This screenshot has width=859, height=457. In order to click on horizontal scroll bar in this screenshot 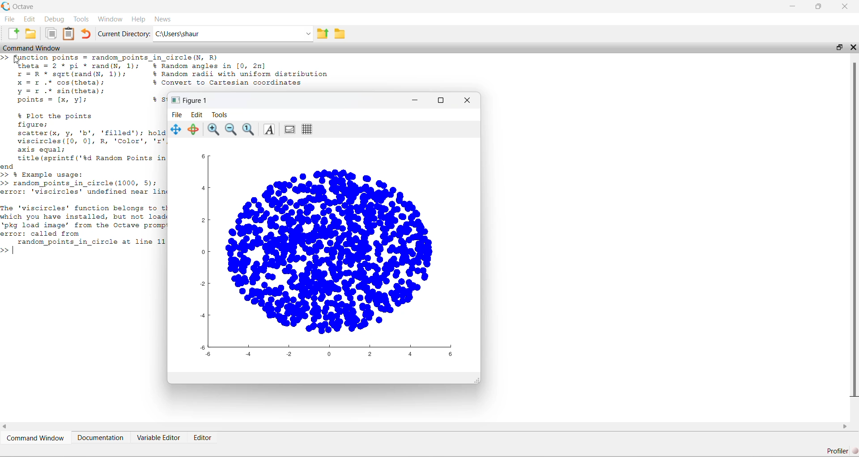, I will do `click(425, 426)`.